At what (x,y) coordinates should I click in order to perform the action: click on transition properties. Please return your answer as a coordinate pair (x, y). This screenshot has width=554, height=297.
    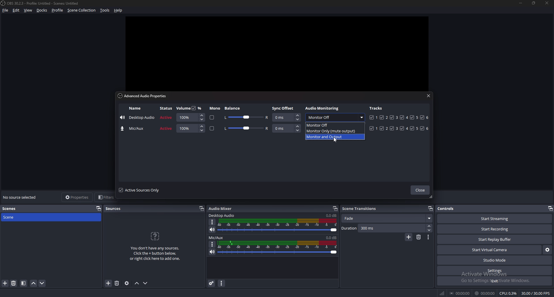
    Looking at the image, I should click on (428, 238).